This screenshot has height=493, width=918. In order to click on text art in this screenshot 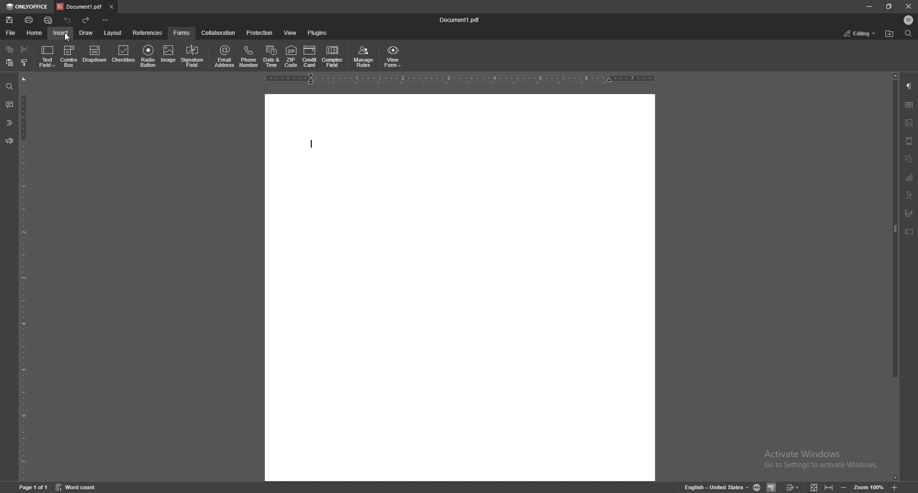, I will do `click(909, 195)`.